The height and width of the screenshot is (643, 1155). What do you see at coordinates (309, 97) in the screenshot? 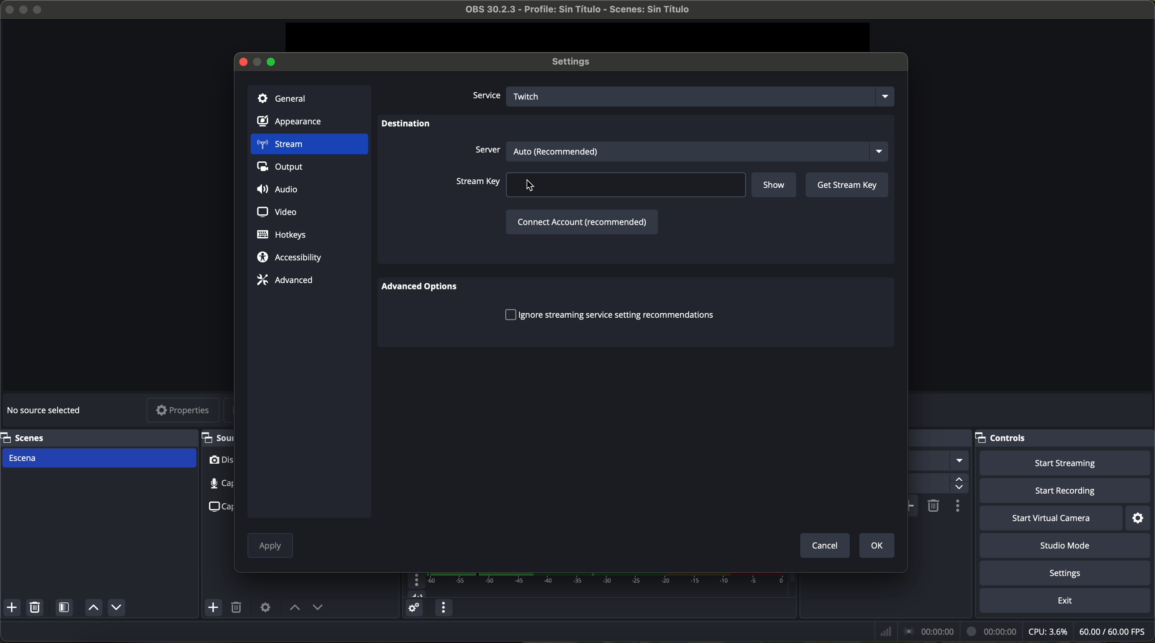
I see `general` at bounding box center [309, 97].